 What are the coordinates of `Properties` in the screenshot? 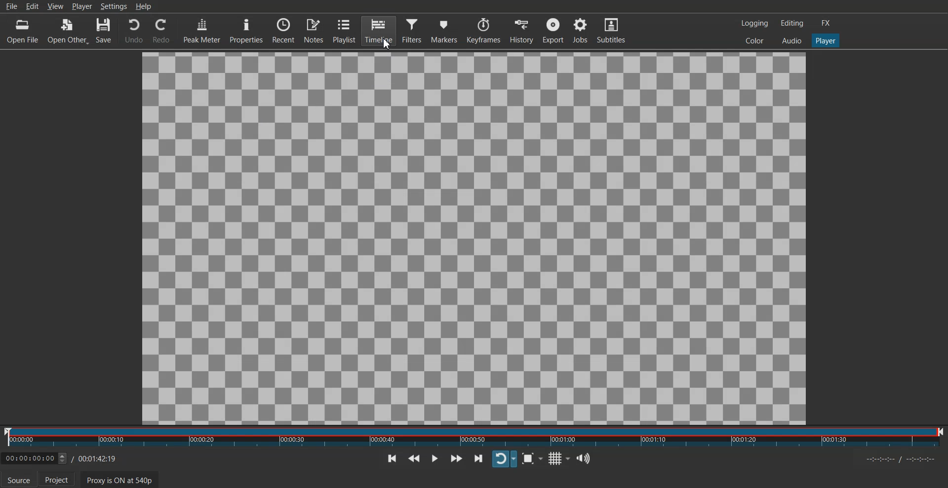 It's located at (246, 30).